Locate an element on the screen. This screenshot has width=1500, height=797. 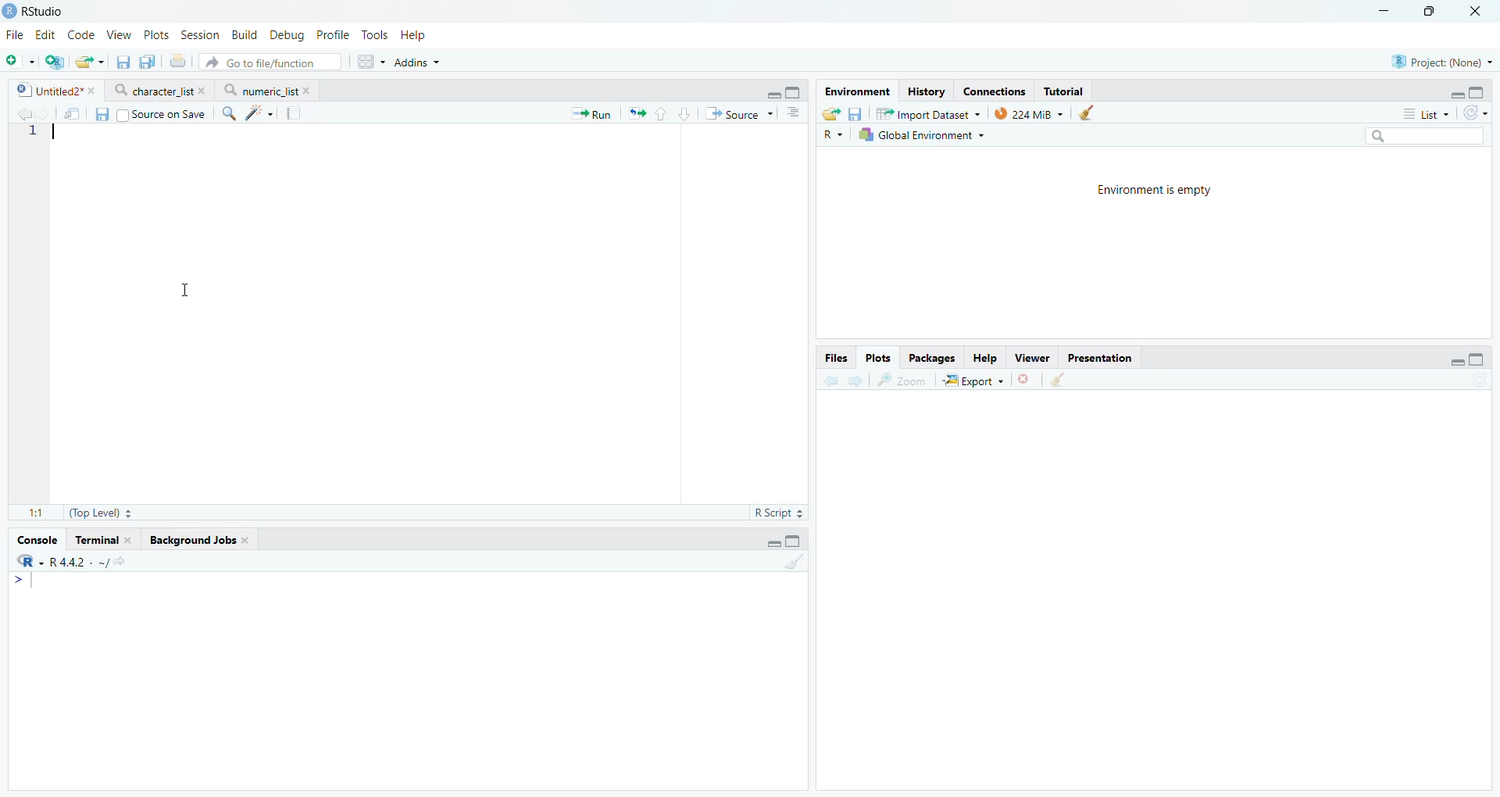
Clear is located at coordinates (1062, 380).